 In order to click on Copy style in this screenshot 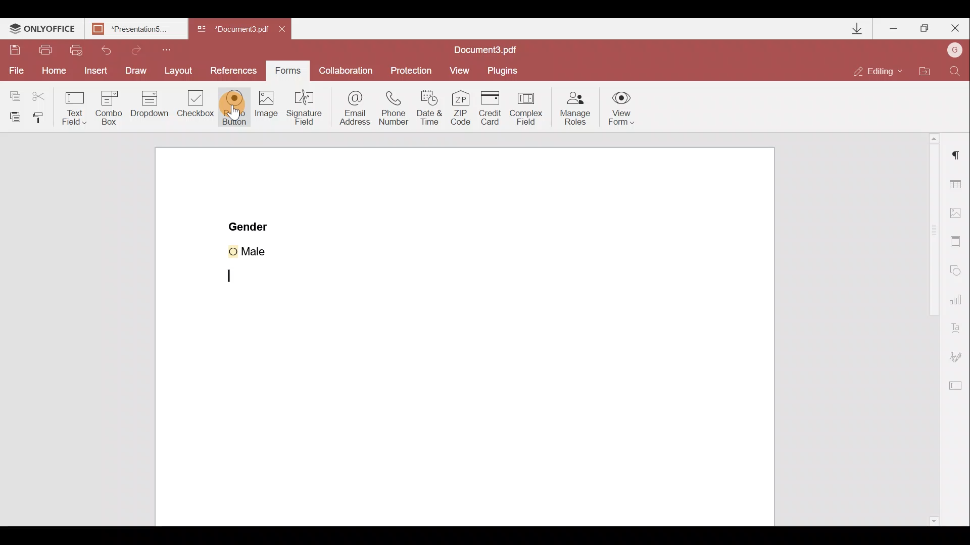, I will do `click(42, 117)`.